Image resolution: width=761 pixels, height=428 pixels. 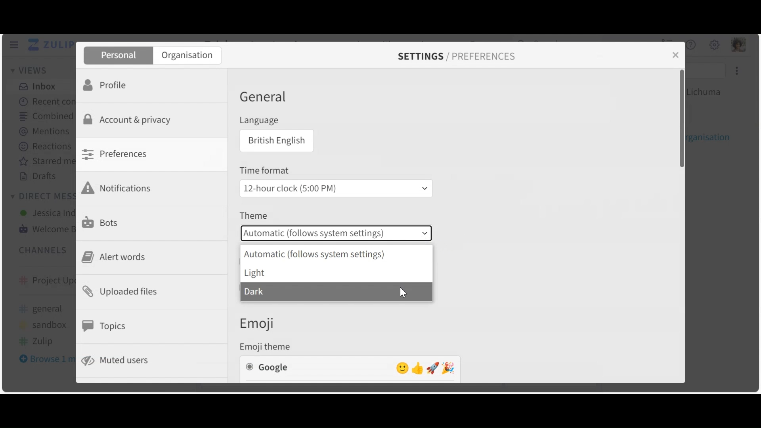 I want to click on Close, so click(x=675, y=55).